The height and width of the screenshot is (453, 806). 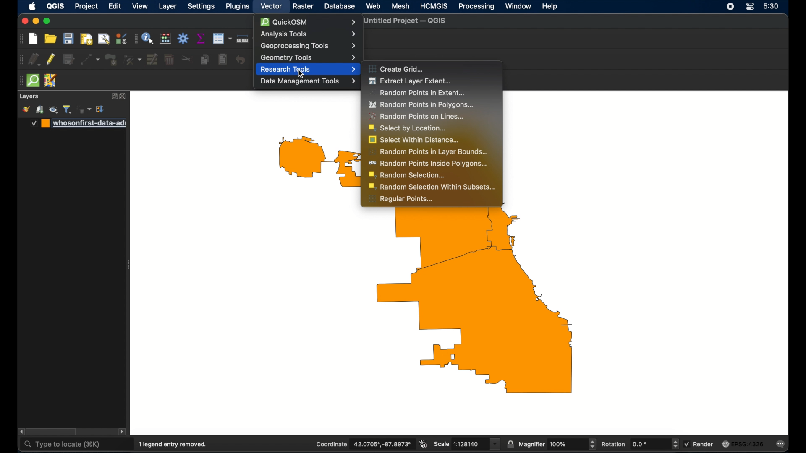 What do you see at coordinates (400, 7) in the screenshot?
I see `mesh` at bounding box center [400, 7].